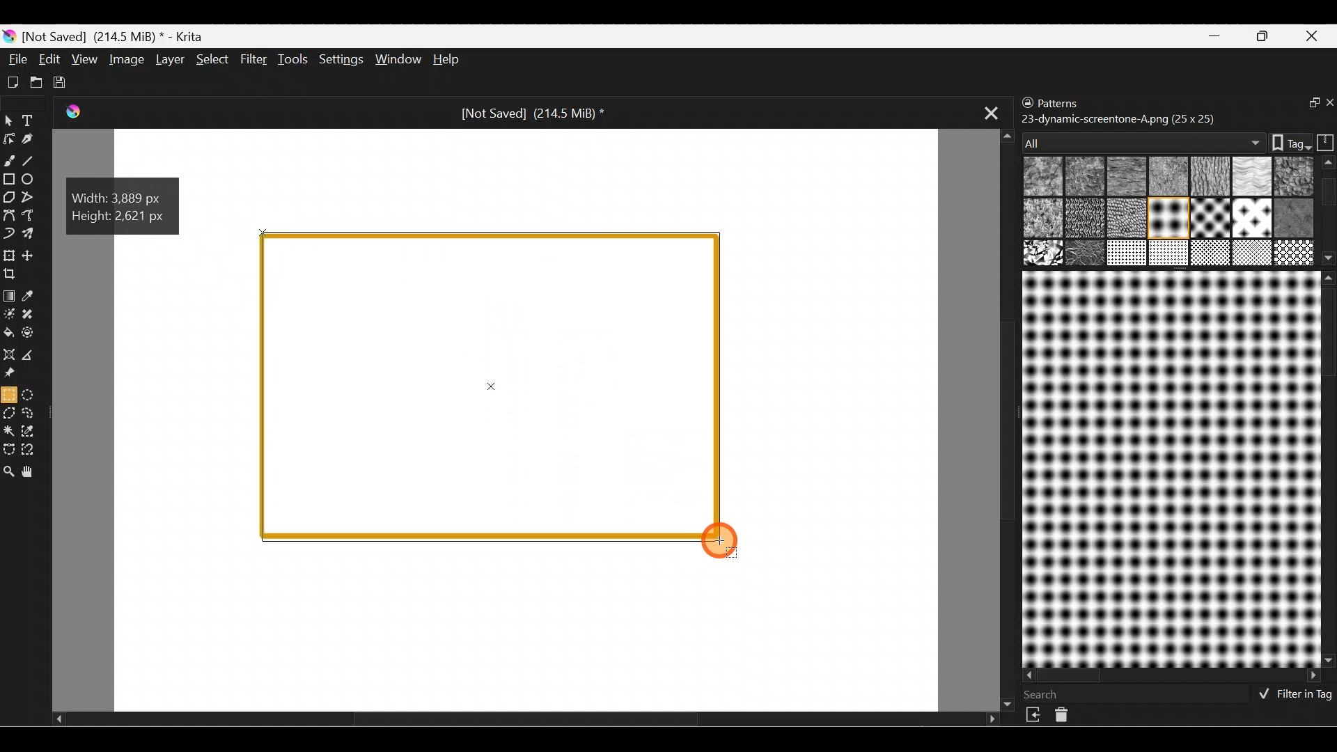  I want to click on Colourise mask tool, so click(8, 313).